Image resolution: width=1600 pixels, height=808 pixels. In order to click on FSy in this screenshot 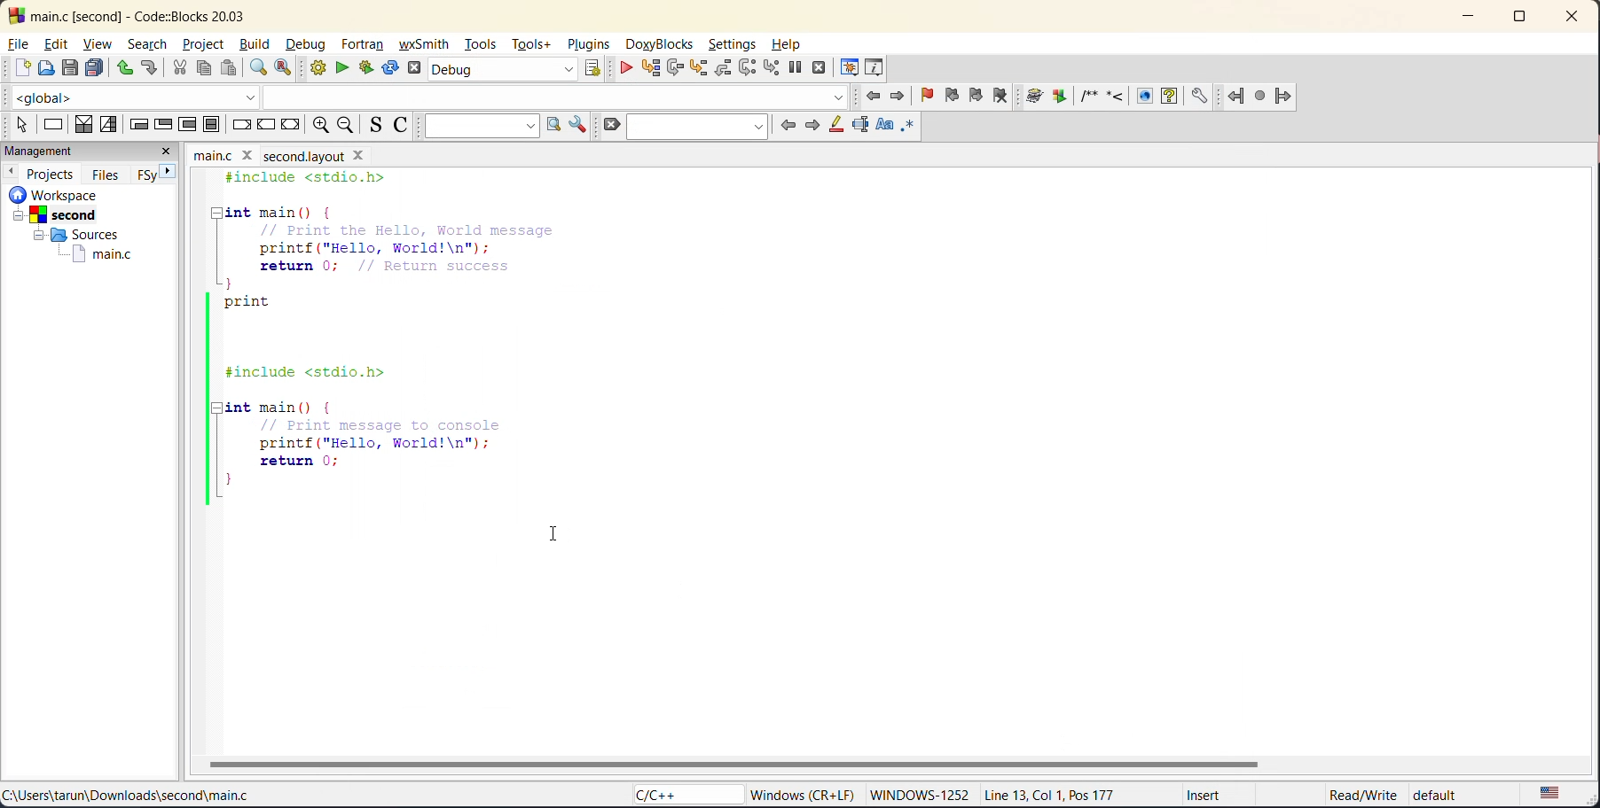, I will do `click(148, 174)`.